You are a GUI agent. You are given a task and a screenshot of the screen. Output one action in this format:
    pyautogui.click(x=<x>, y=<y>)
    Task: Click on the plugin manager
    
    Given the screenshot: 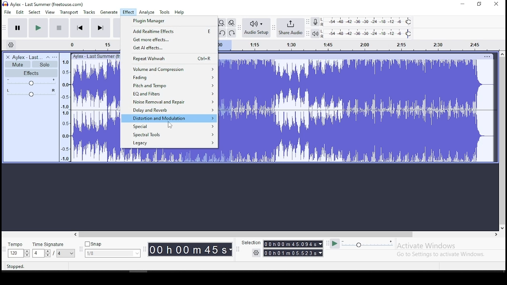 What is the action you would take?
    pyautogui.click(x=170, y=21)
    